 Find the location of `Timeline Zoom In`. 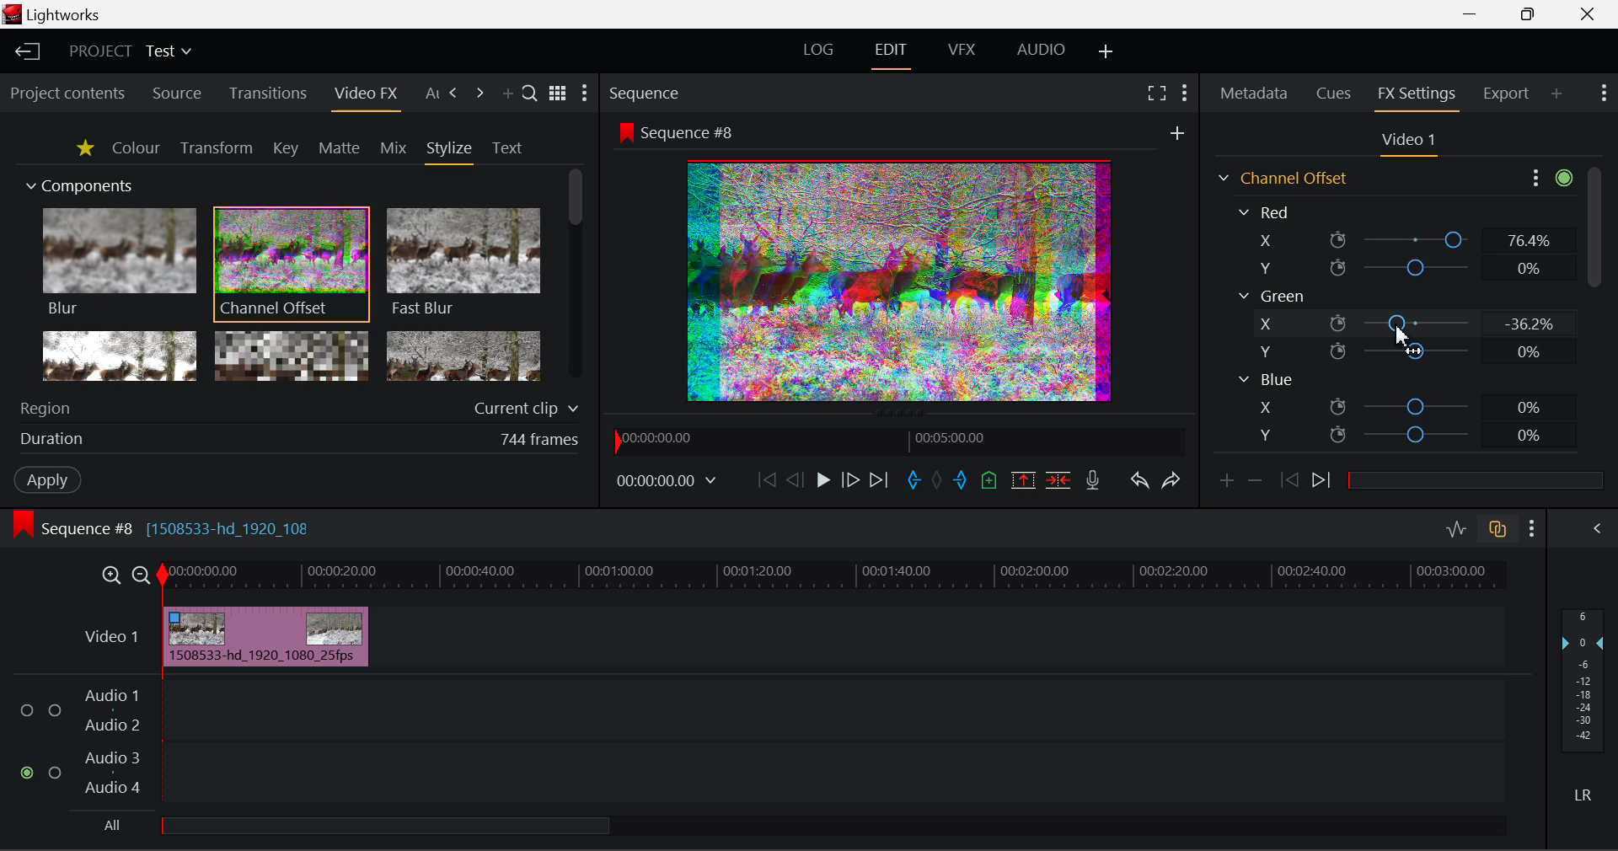

Timeline Zoom In is located at coordinates (110, 577).